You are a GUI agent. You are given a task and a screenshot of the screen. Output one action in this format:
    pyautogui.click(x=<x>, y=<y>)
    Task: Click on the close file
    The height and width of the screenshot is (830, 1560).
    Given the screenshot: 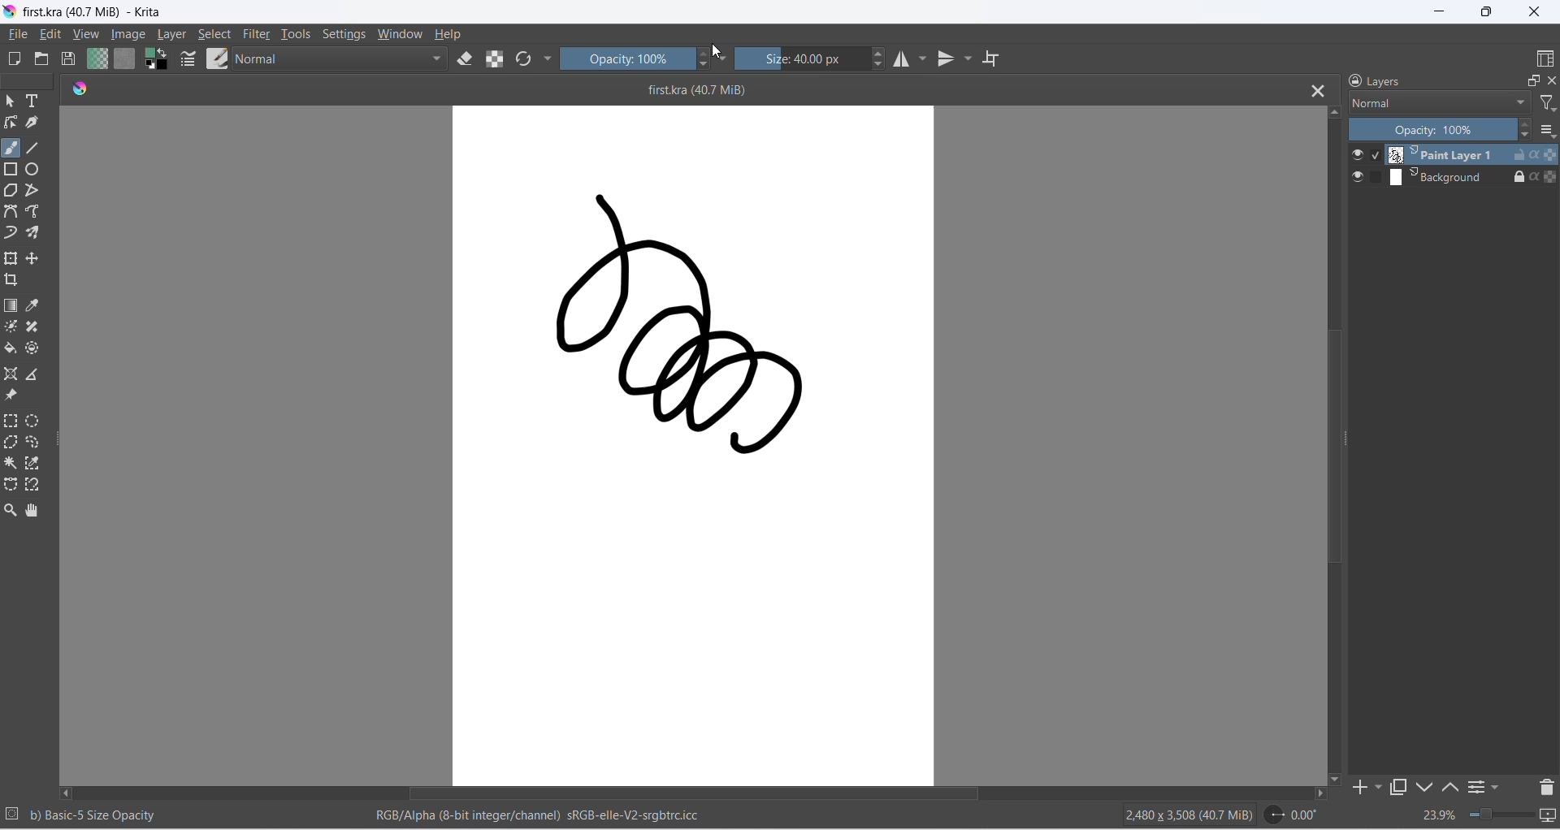 What is the action you would take?
    pyautogui.click(x=1318, y=90)
    